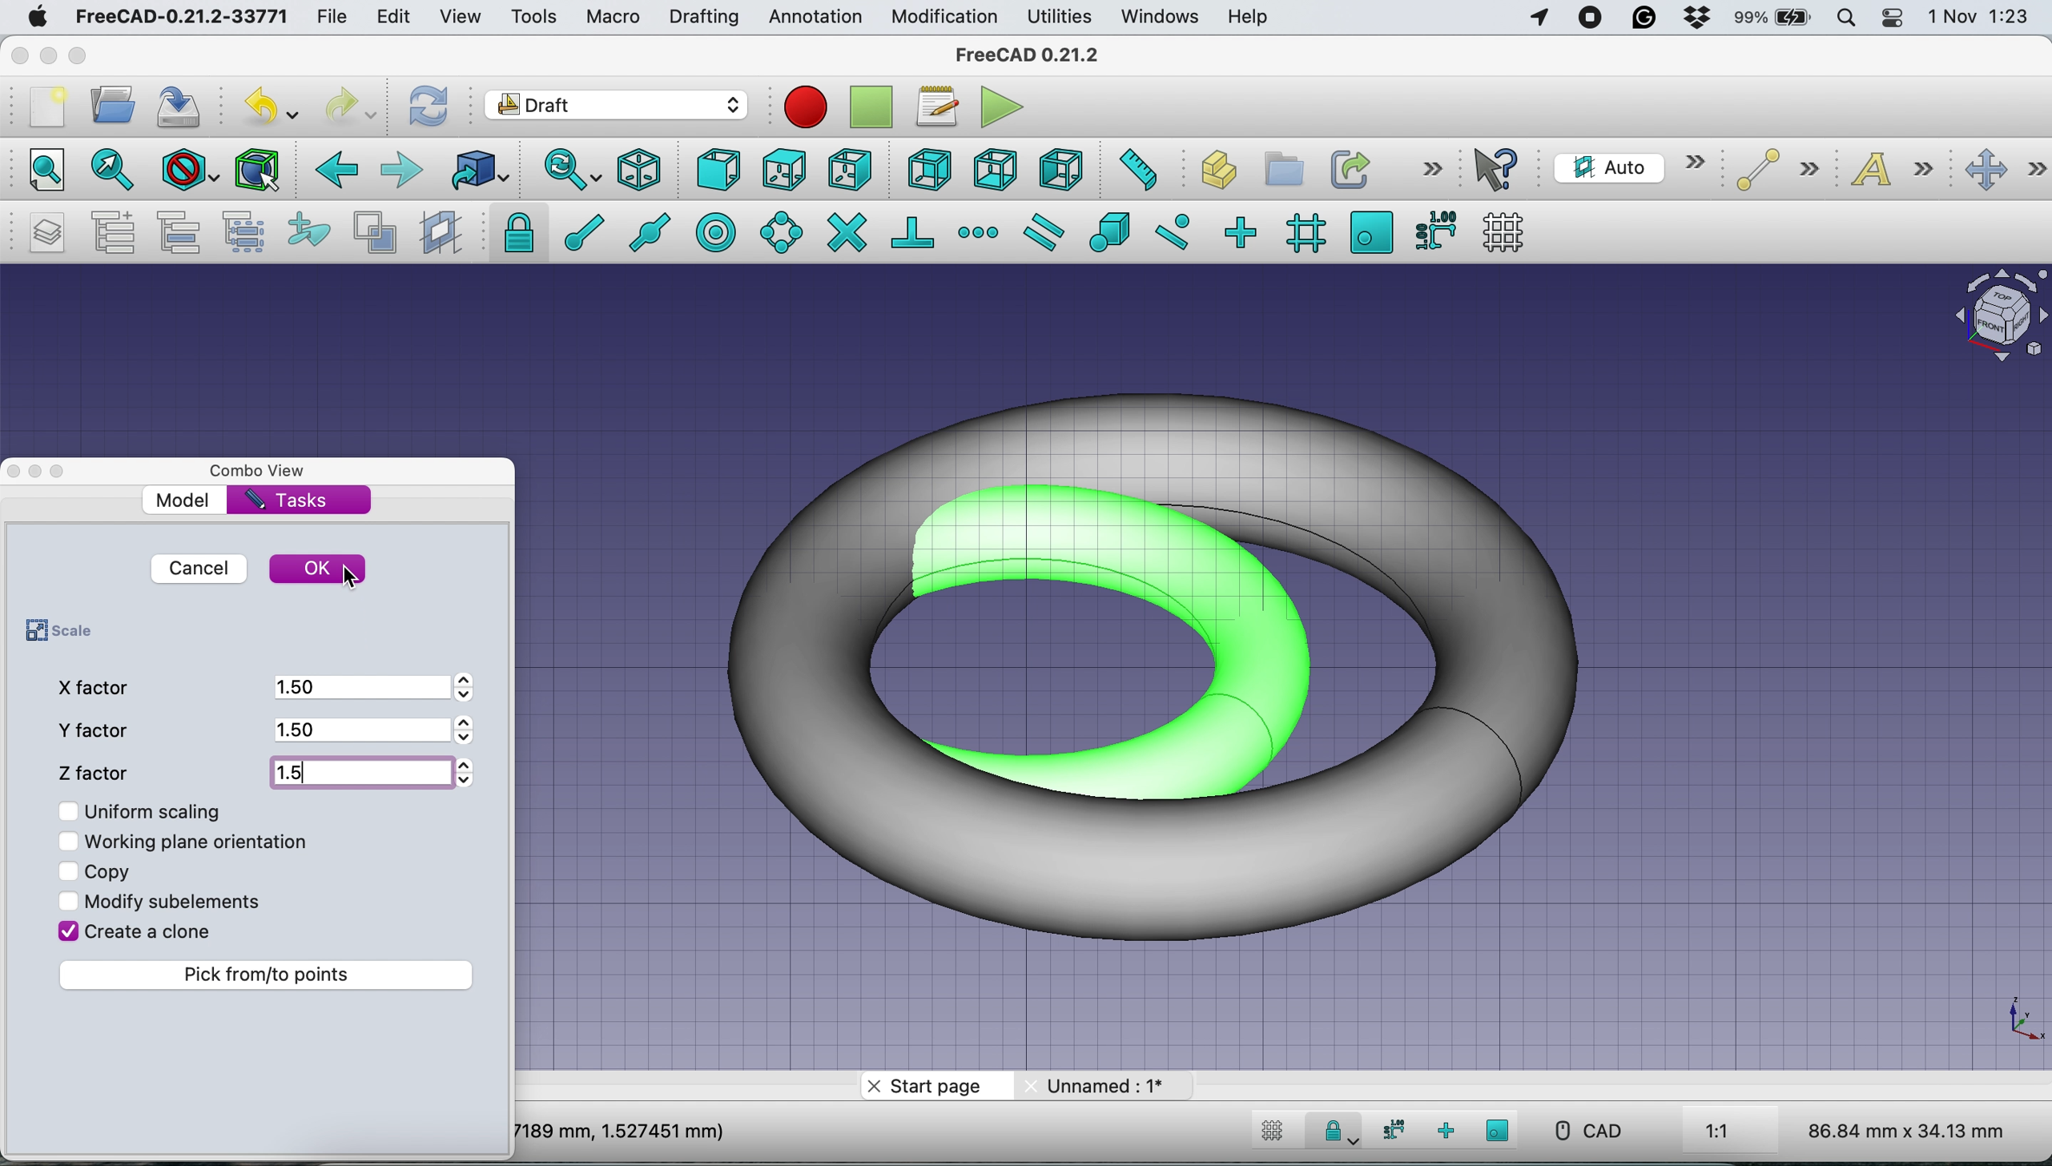 Image resolution: width=2052 pixels, height=1166 pixels. What do you see at coordinates (357, 730) in the screenshot?
I see `1.5` at bounding box center [357, 730].